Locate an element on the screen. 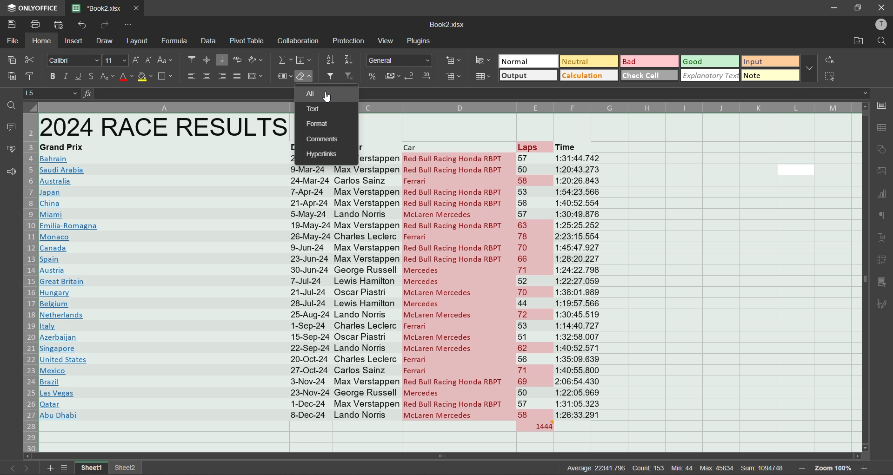 This screenshot has height=475, width=893. input is located at coordinates (767, 61).